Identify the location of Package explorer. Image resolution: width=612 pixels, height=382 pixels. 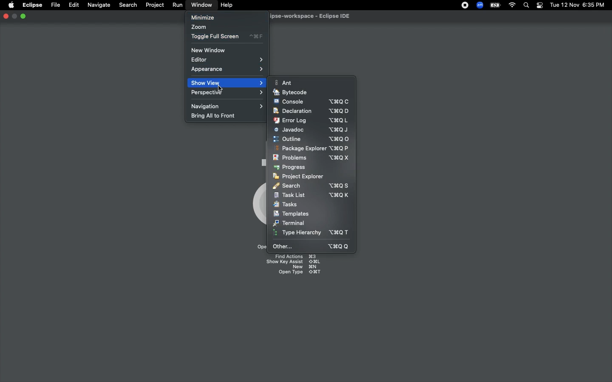
(311, 149).